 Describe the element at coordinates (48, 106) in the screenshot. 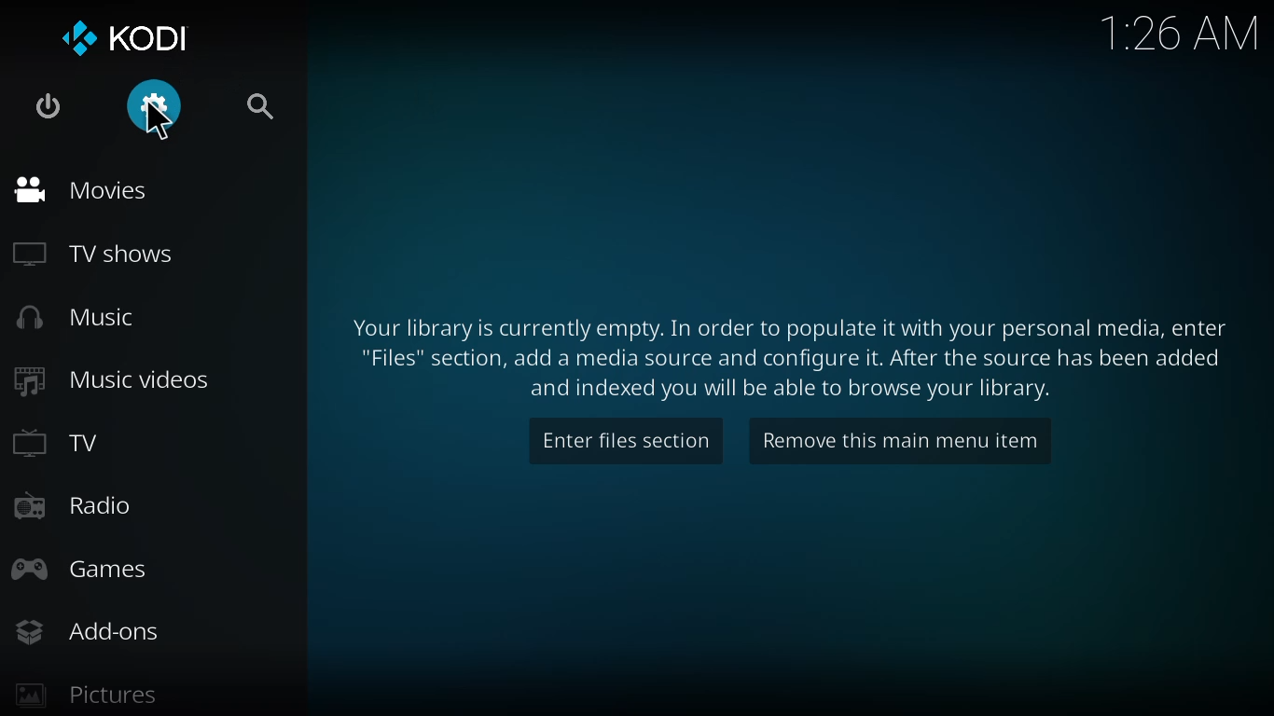

I see `power` at that location.